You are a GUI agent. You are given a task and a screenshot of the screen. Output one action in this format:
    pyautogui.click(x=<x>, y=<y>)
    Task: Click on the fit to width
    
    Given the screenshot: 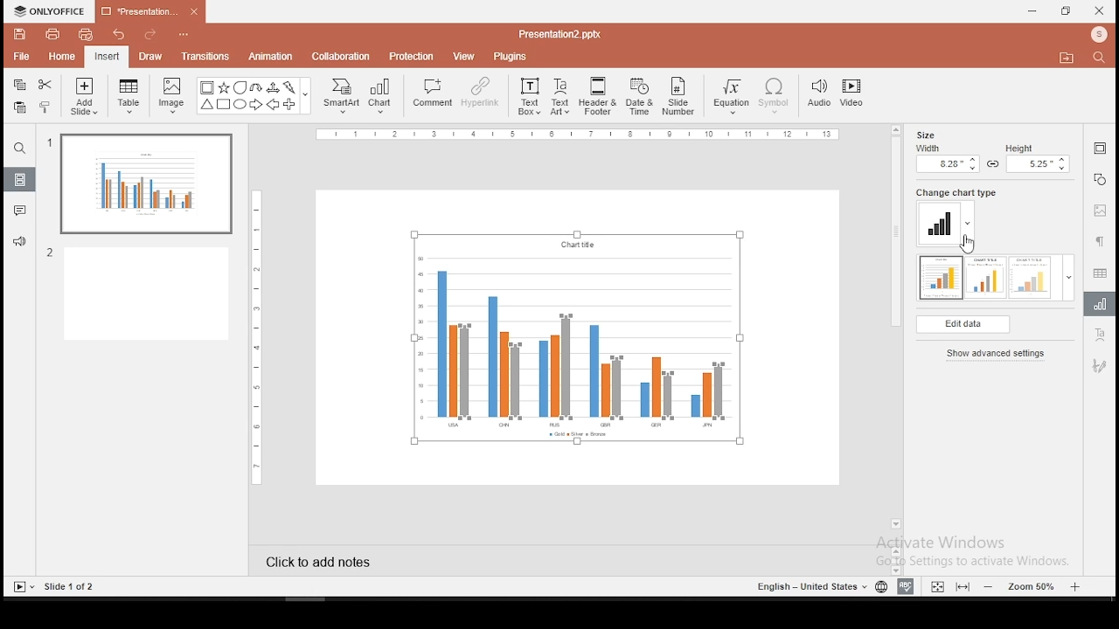 What is the action you would take?
    pyautogui.click(x=965, y=586)
    